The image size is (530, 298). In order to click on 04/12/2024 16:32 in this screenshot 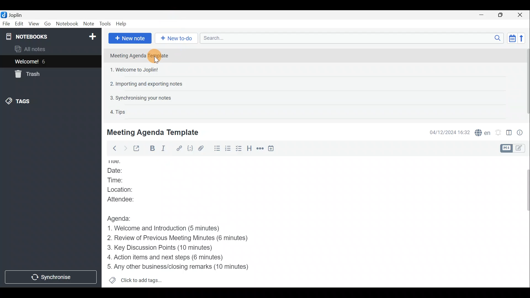, I will do `click(447, 132)`.